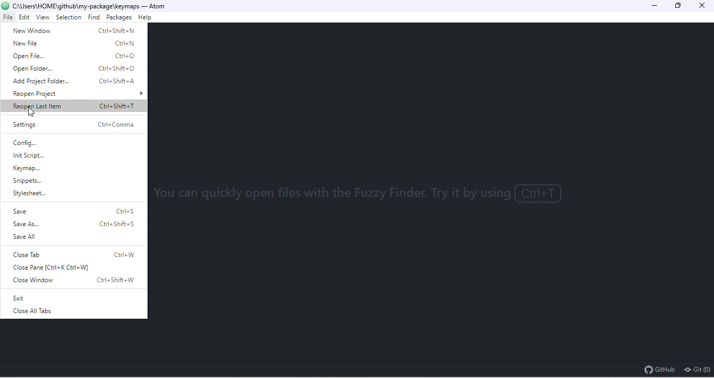  What do you see at coordinates (70, 18) in the screenshot?
I see `selection` at bounding box center [70, 18].